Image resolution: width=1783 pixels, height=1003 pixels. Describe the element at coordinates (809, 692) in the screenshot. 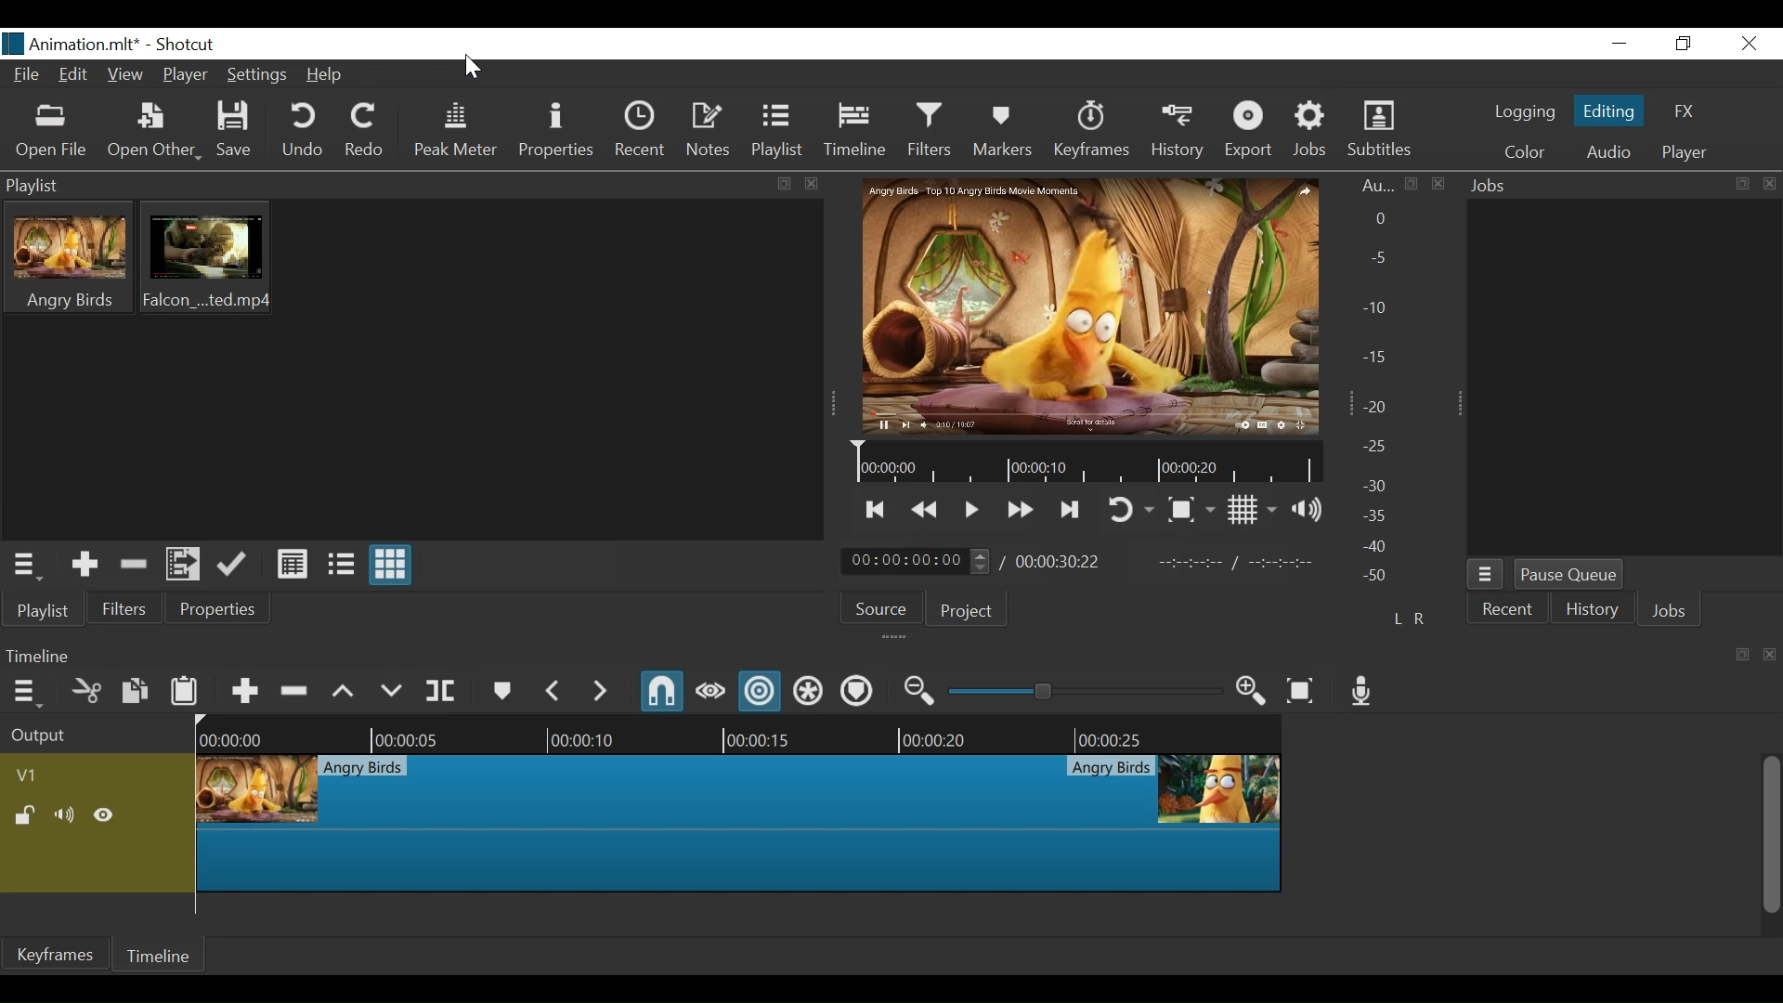

I see `Ripple all tracks` at that location.